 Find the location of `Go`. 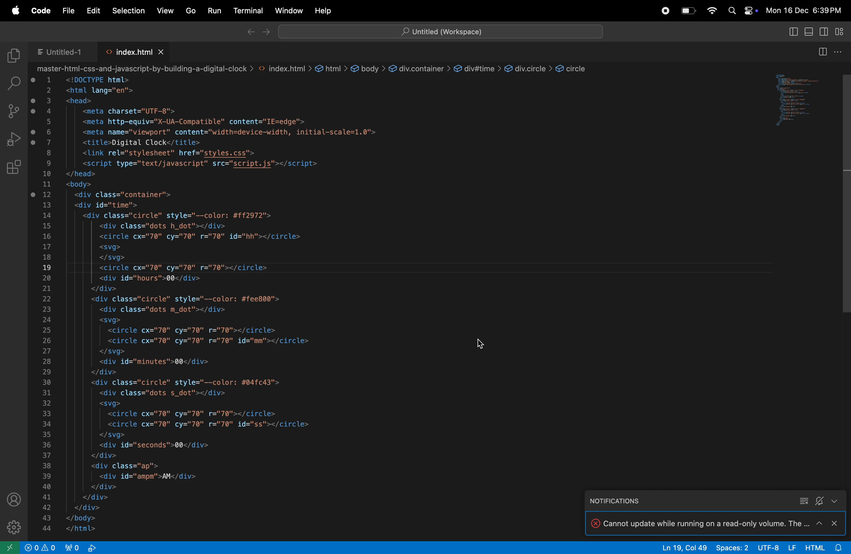

Go is located at coordinates (191, 11).